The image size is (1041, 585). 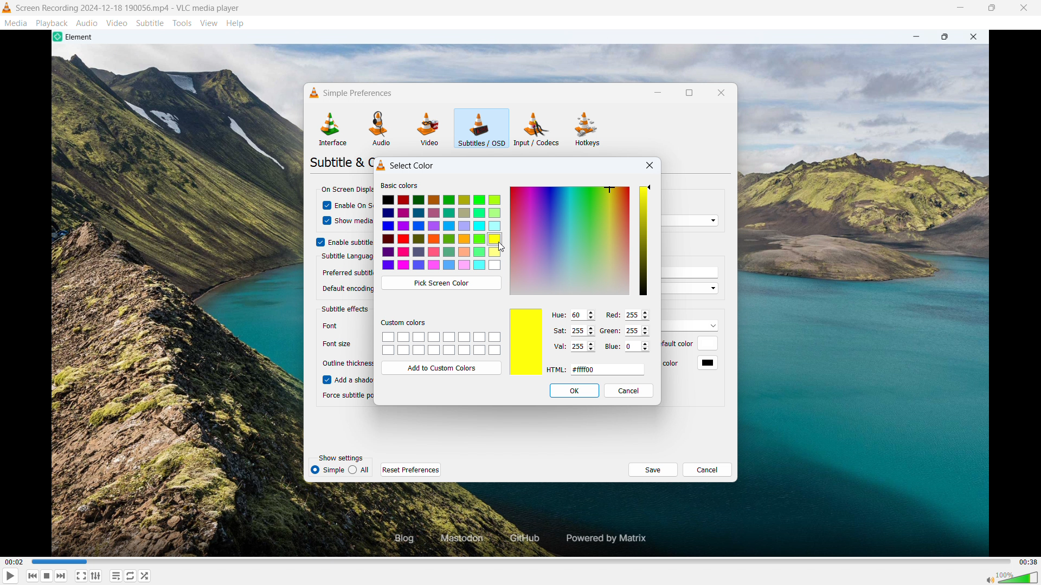 I want to click on Full screen , so click(x=81, y=575).